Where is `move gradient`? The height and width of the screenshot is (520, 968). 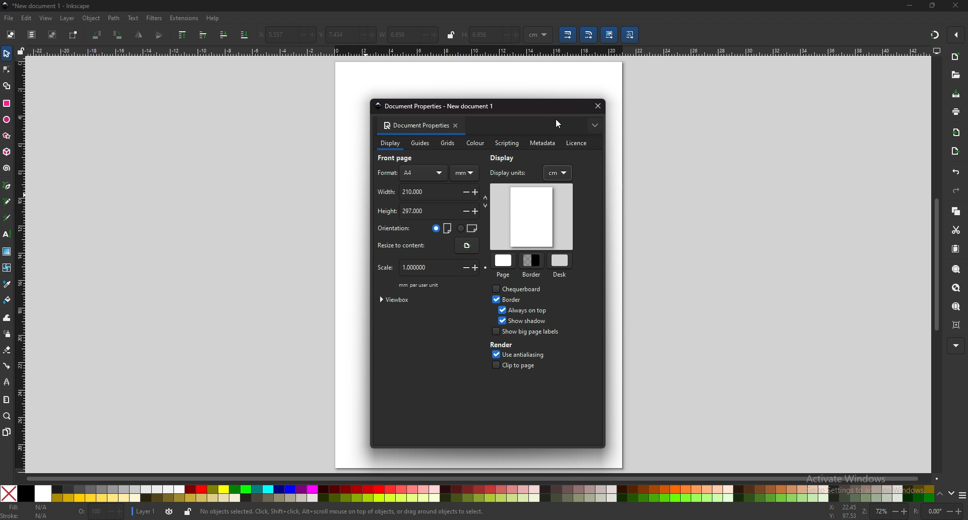 move gradient is located at coordinates (610, 35).